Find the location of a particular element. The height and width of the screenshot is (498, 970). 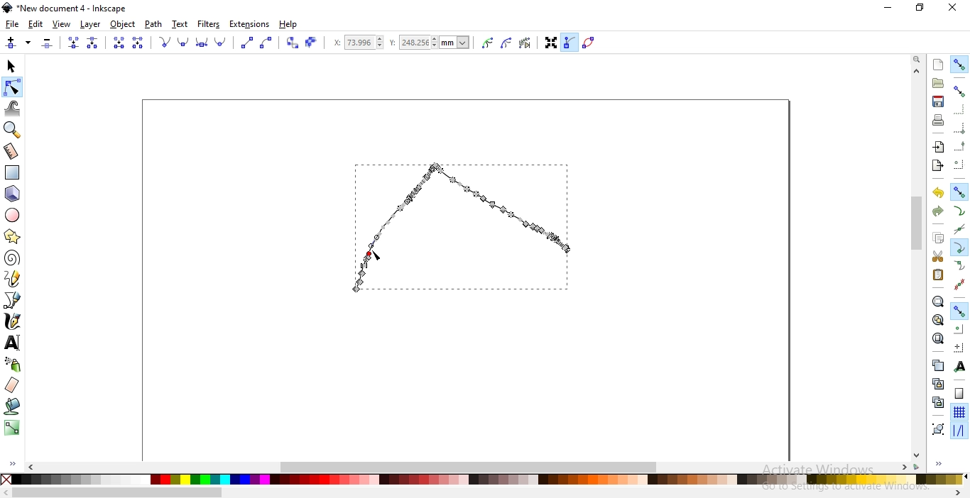

snap to paths is located at coordinates (959, 211).